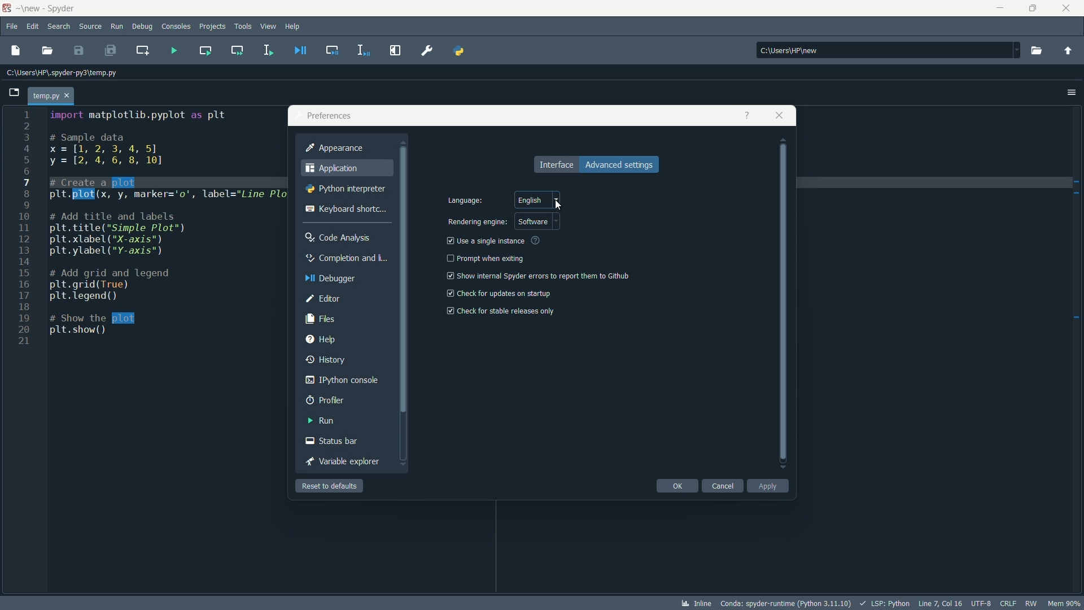 The image size is (1084, 610). Describe the element at coordinates (448, 276) in the screenshot. I see `checkbox` at that location.